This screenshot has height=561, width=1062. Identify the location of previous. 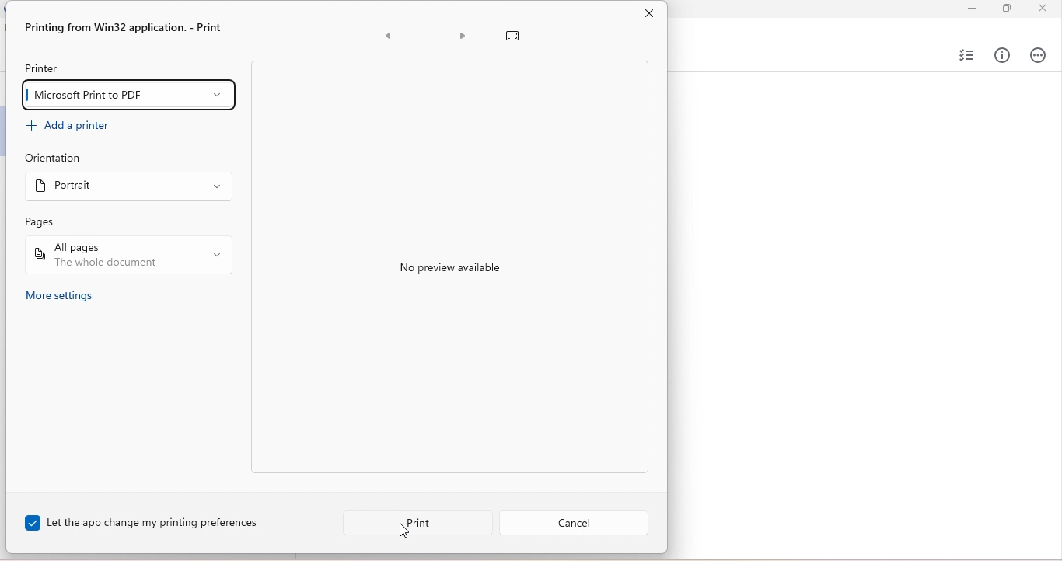
(387, 36).